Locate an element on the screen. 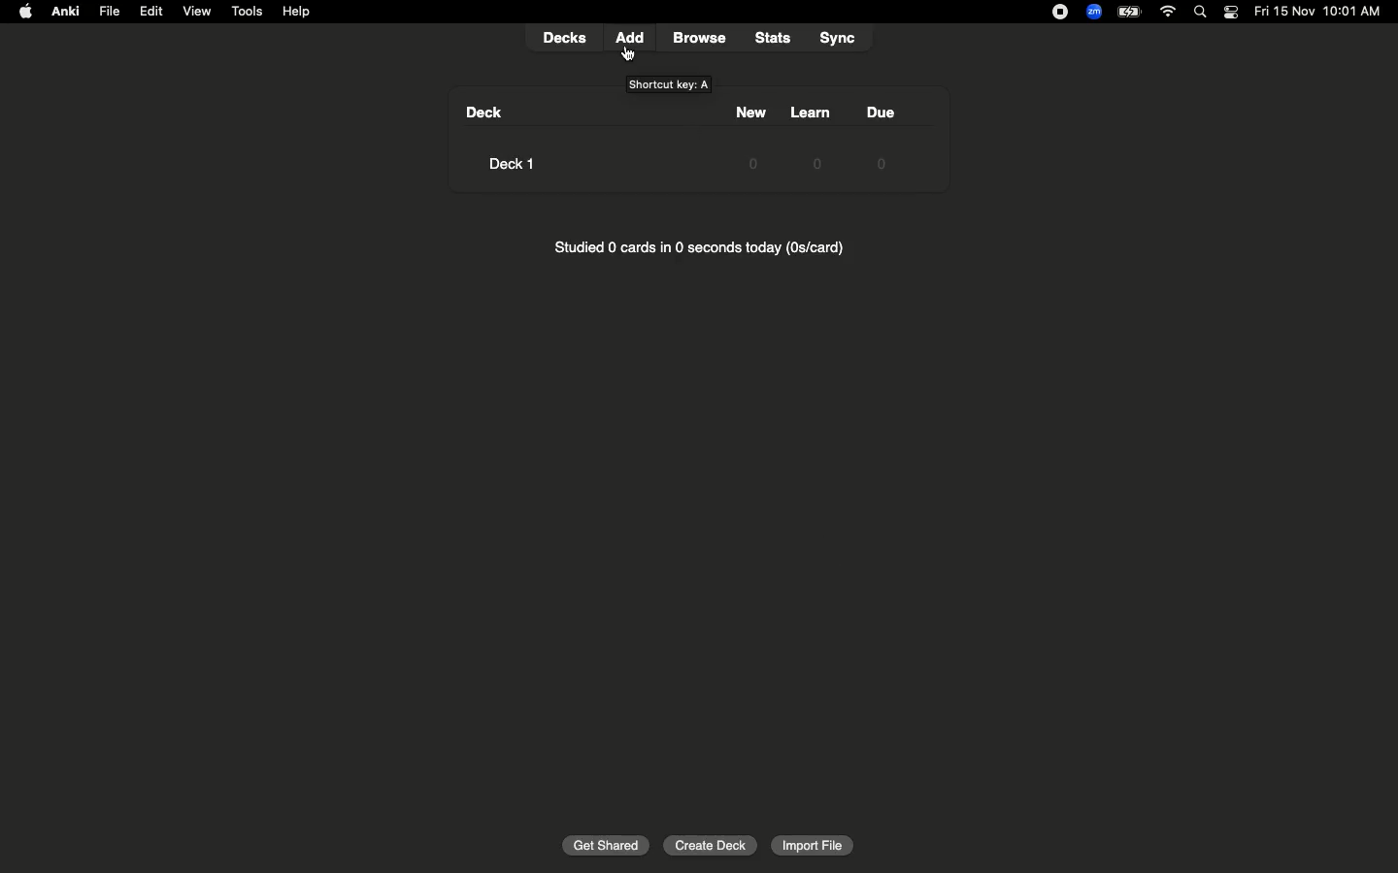 This screenshot has width=1398, height=873. Tools is located at coordinates (246, 12).